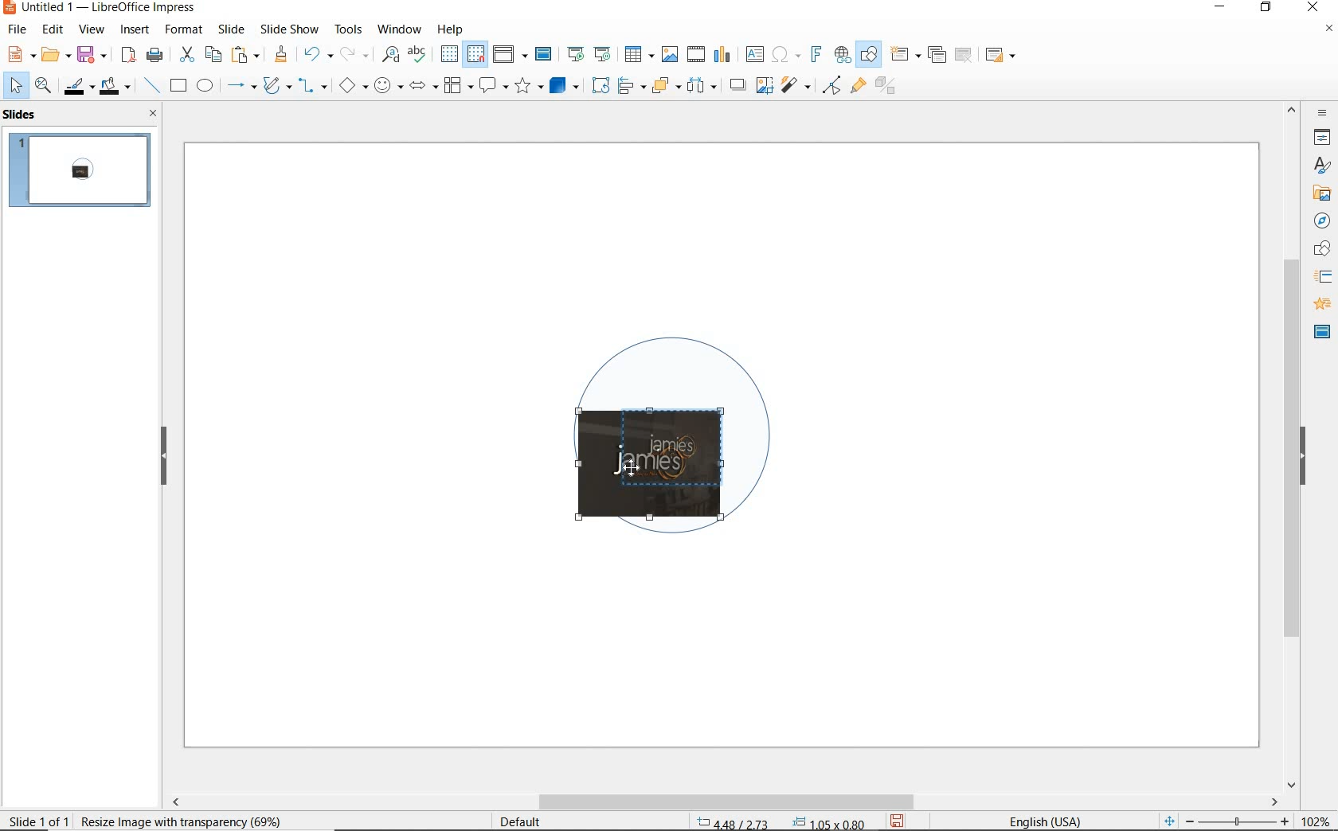  Describe the element at coordinates (164, 457) in the screenshot. I see `hide` at that location.